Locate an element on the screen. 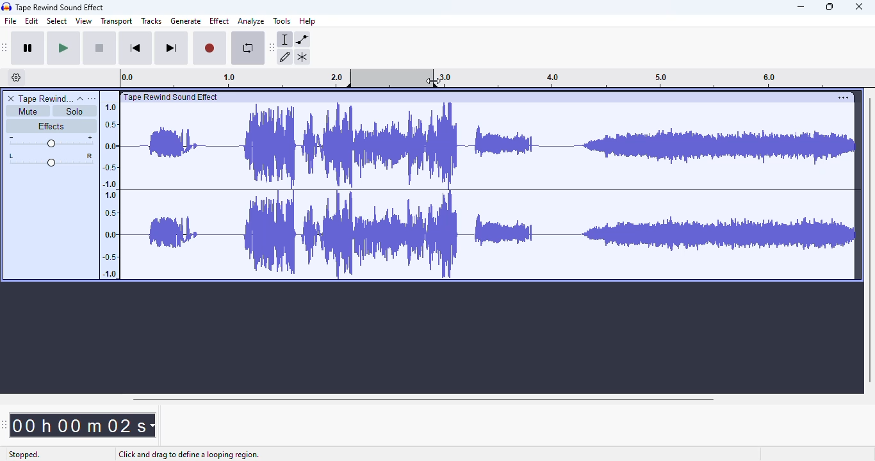  delete track is located at coordinates (11, 98).